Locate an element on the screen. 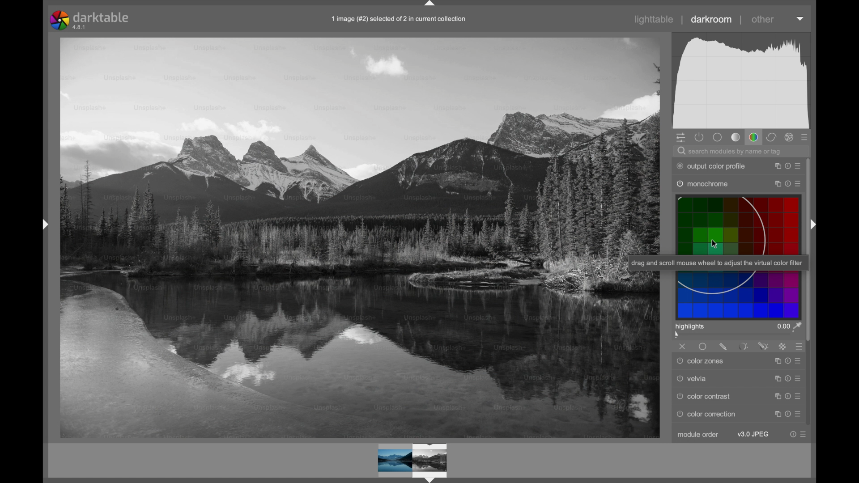  output color profile is located at coordinates (711, 166).